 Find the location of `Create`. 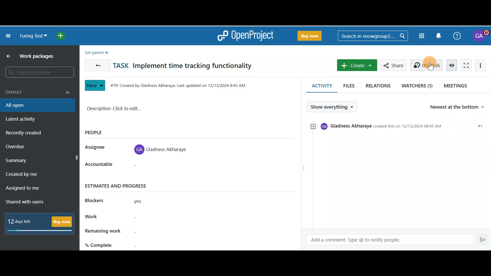

Create is located at coordinates (356, 65).